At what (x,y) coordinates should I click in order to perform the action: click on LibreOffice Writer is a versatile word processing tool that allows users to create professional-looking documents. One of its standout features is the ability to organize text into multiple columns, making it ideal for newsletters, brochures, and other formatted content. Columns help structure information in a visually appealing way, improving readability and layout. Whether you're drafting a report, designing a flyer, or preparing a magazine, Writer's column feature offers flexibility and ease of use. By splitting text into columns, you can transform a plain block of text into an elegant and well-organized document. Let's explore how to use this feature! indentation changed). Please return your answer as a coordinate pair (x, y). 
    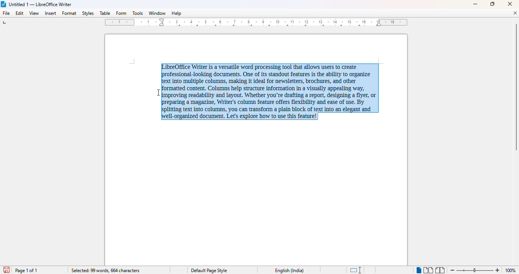
    Looking at the image, I should click on (274, 92).